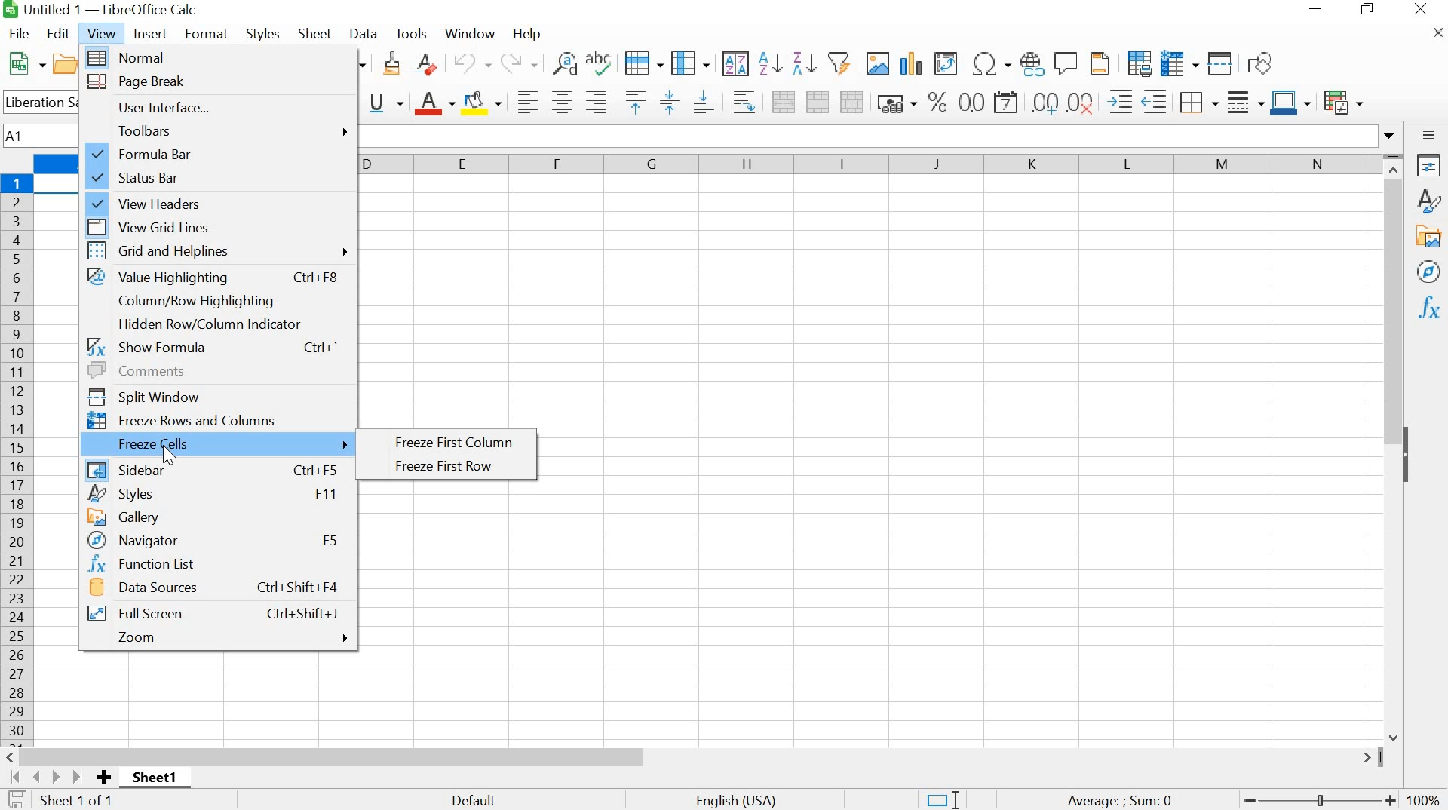 Image resolution: width=1448 pixels, height=810 pixels. I want to click on SIDEBAR SETTINGS, so click(1429, 136).